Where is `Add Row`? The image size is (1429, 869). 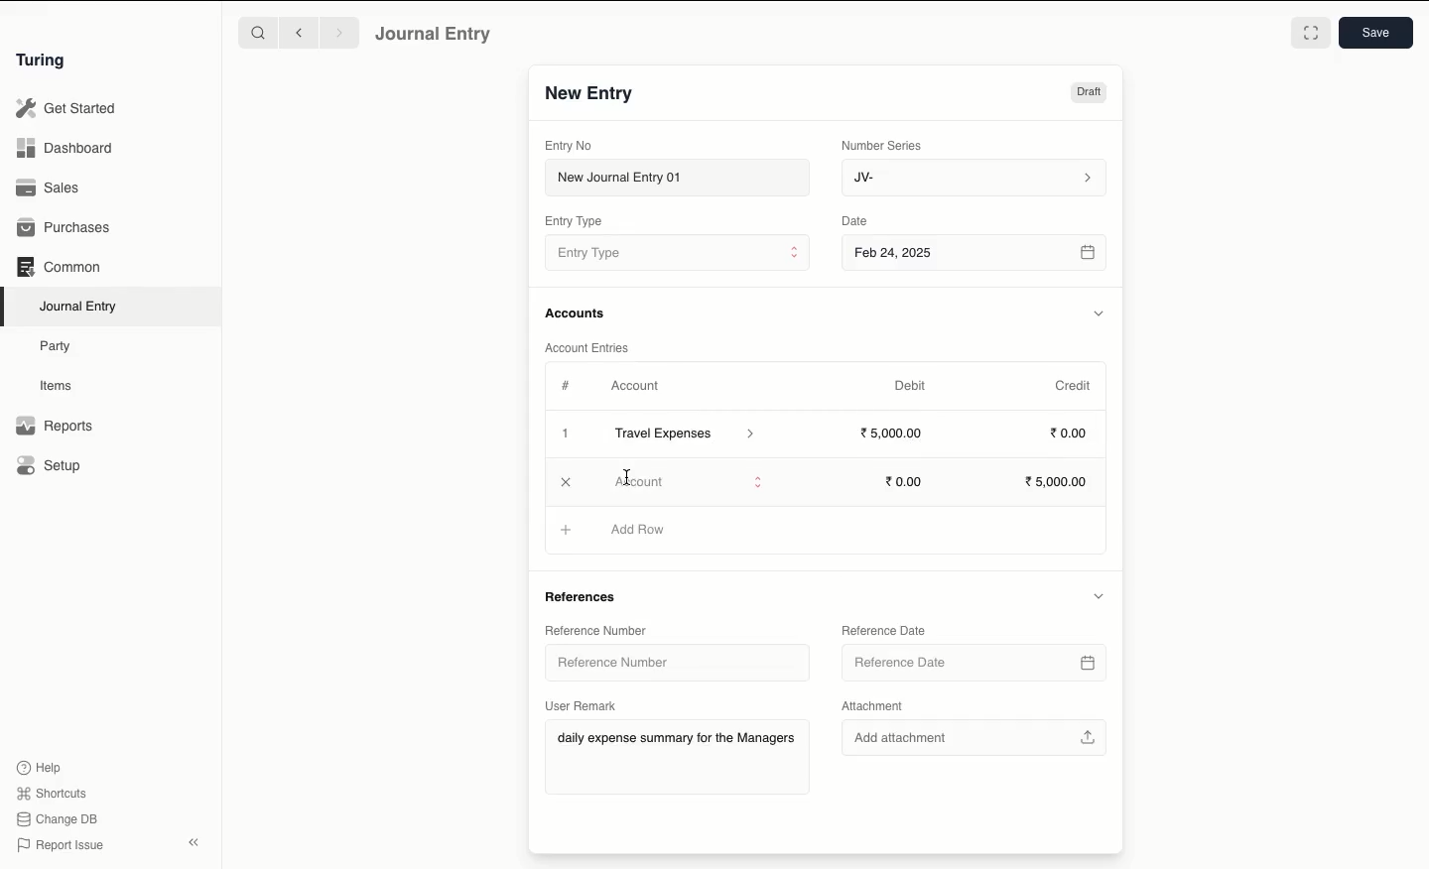
Add Row is located at coordinates (639, 529).